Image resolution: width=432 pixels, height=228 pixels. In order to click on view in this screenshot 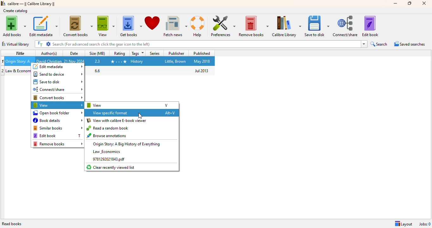, I will do `click(95, 105)`.